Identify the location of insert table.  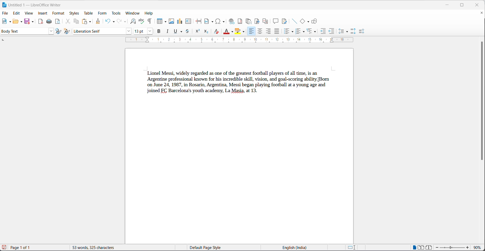
(160, 21).